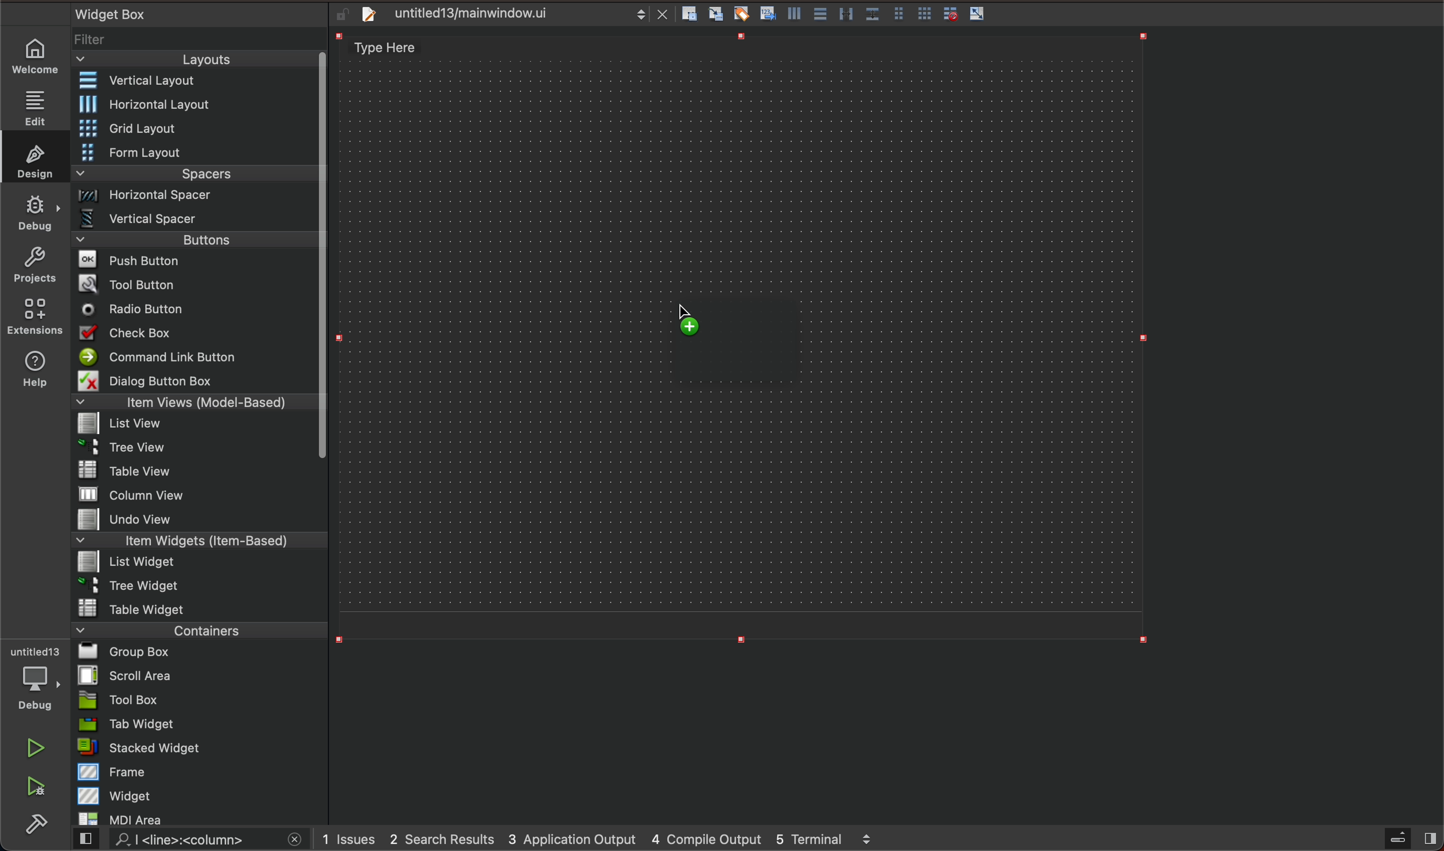  I want to click on stacked widget, so click(196, 749).